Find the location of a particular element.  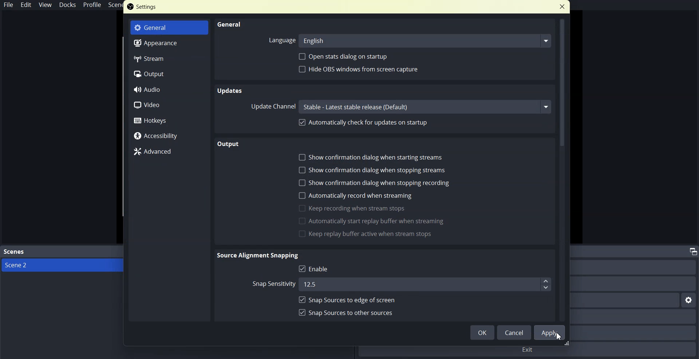

Enable is located at coordinates (315, 269).